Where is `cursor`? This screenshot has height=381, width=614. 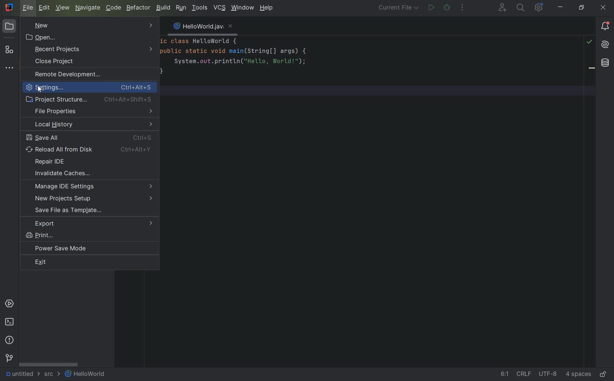 cursor is located at coordinates (39, 90).